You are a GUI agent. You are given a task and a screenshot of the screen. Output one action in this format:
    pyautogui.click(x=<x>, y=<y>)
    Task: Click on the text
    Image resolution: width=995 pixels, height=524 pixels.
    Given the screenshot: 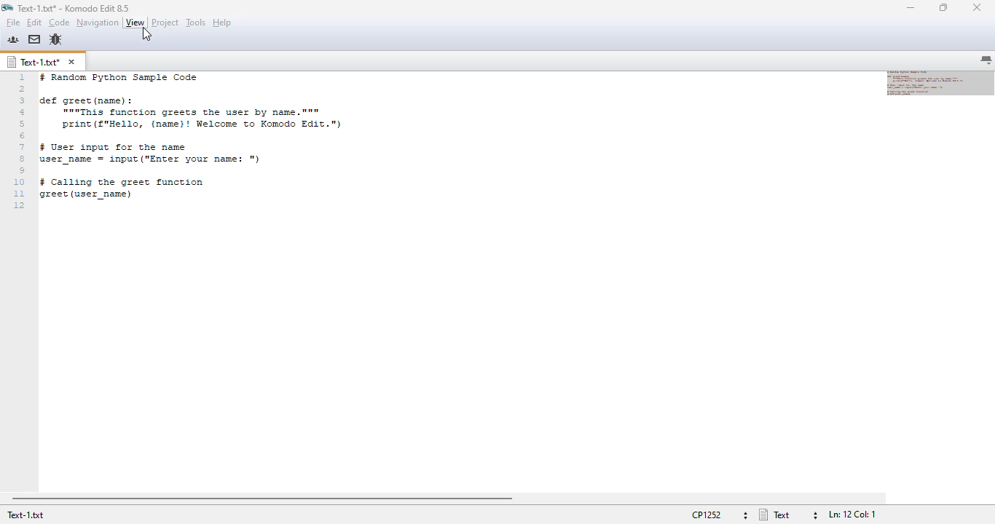 What is the action you would take?
    pyautogui.click(x=198, y=140)
    